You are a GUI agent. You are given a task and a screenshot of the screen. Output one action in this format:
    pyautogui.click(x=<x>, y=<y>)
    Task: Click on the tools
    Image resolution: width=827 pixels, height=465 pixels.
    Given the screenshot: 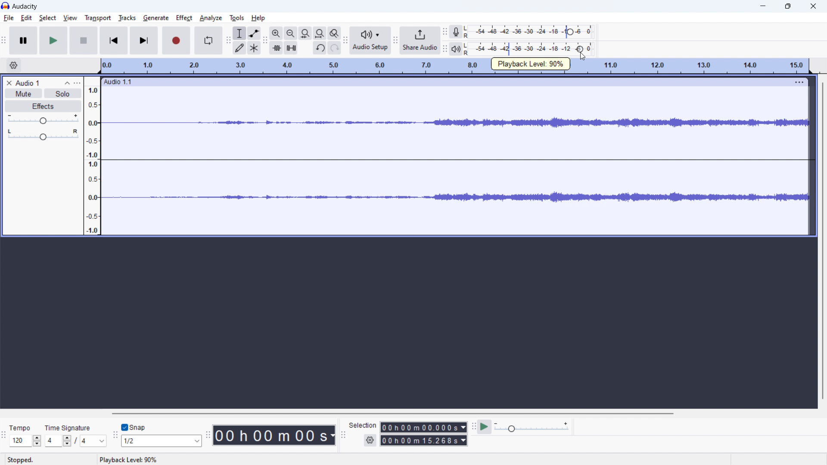 What is the action you would take?
    pyautogui.click(x=237, y=18)
    